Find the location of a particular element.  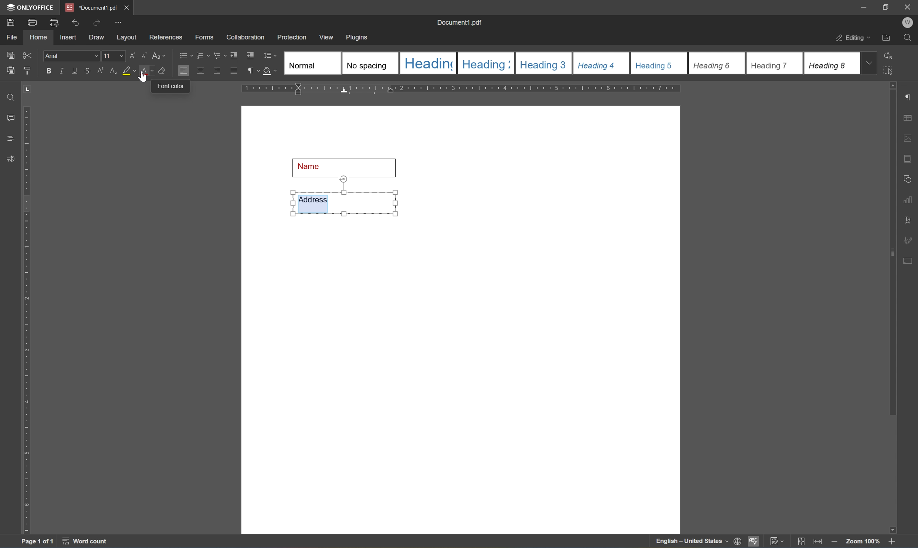

decrement font size is located at coordinates (145, 56).